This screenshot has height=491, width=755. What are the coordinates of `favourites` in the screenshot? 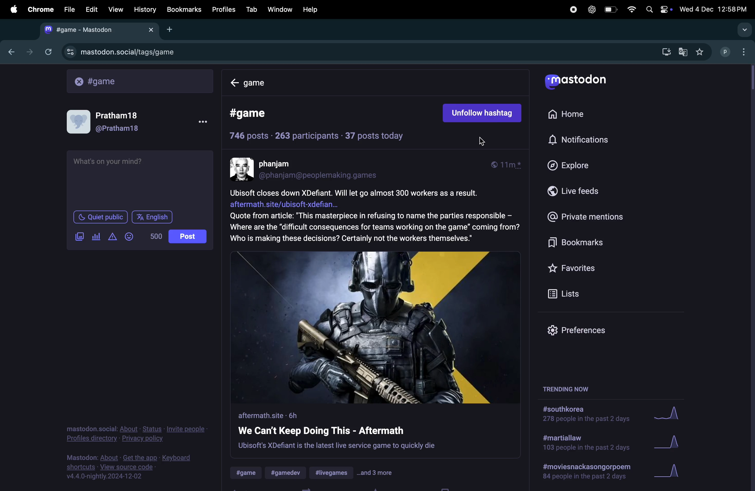 It's located at (702, 51).